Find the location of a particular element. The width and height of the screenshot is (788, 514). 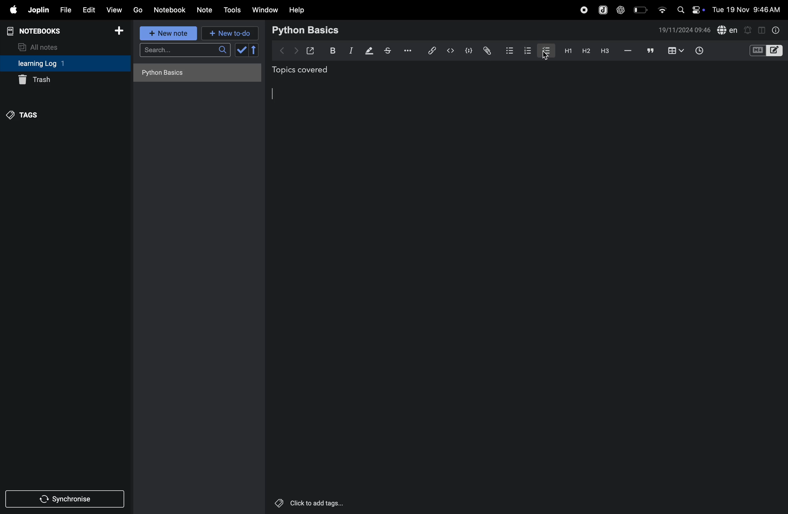

strike through is located at coordinates (388, 51).